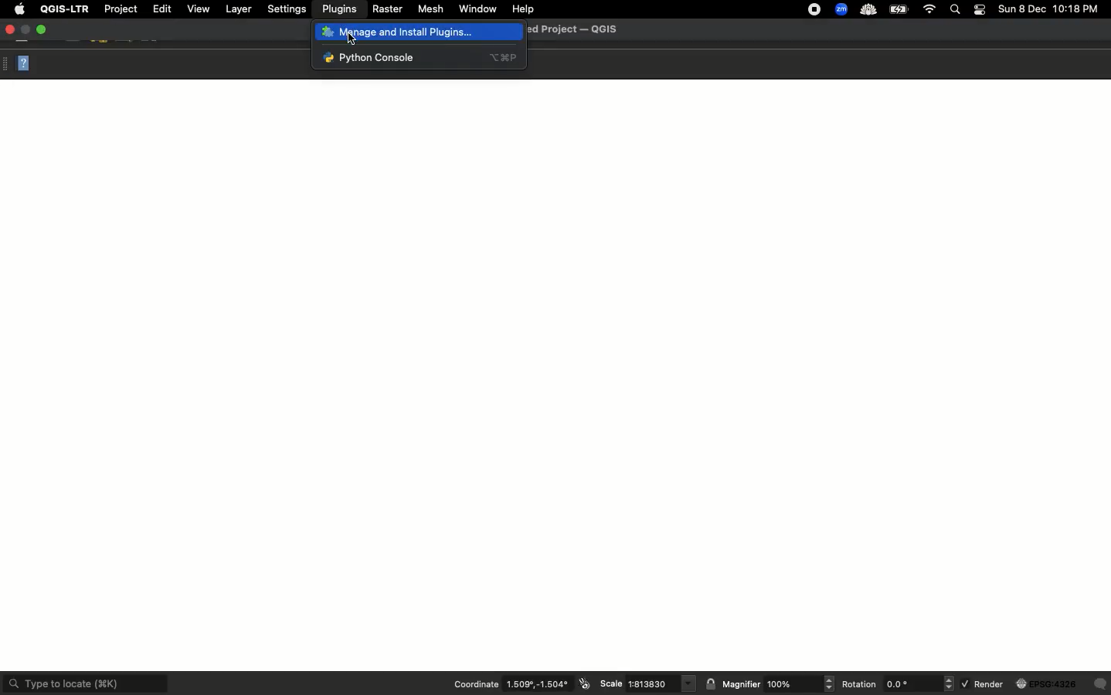 The width and height of the screenshot is (1111, 695). I want to click on Coordinate, so click(521, 684).